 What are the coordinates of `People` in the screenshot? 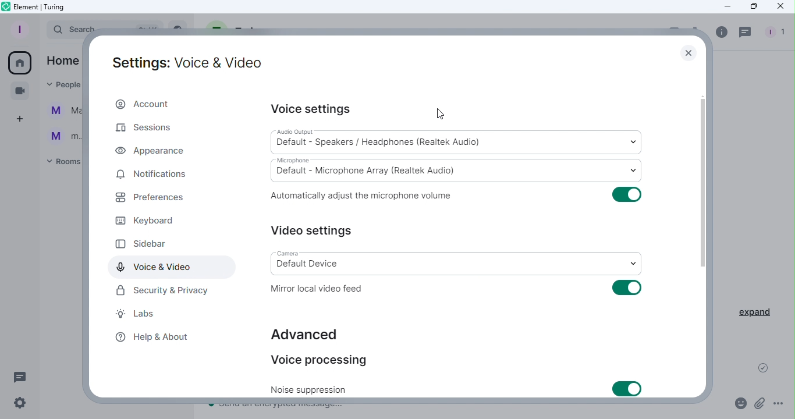 It's located at (66, 84).